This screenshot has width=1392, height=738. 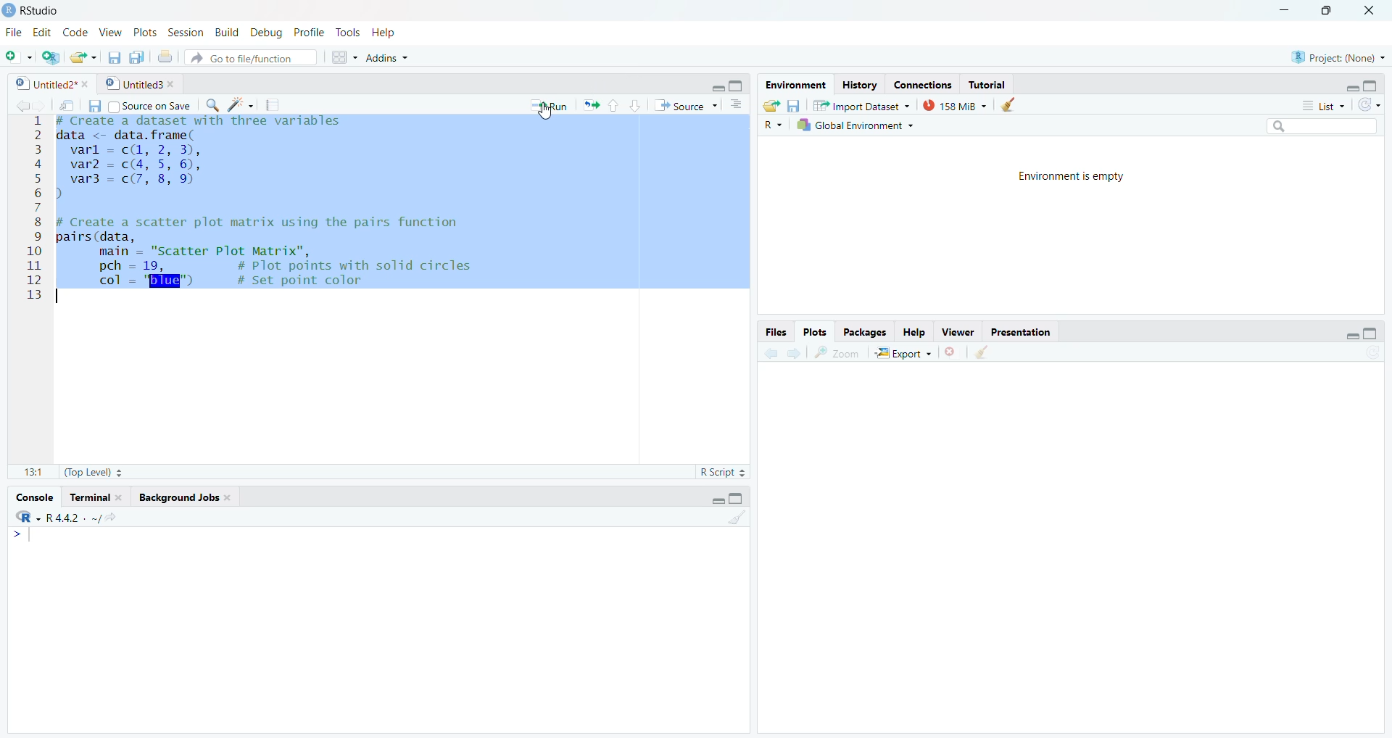 What do you see at coordinates (138, 56) in the screenshot?
I see `Save all open document` at bounding box center [138, 56].